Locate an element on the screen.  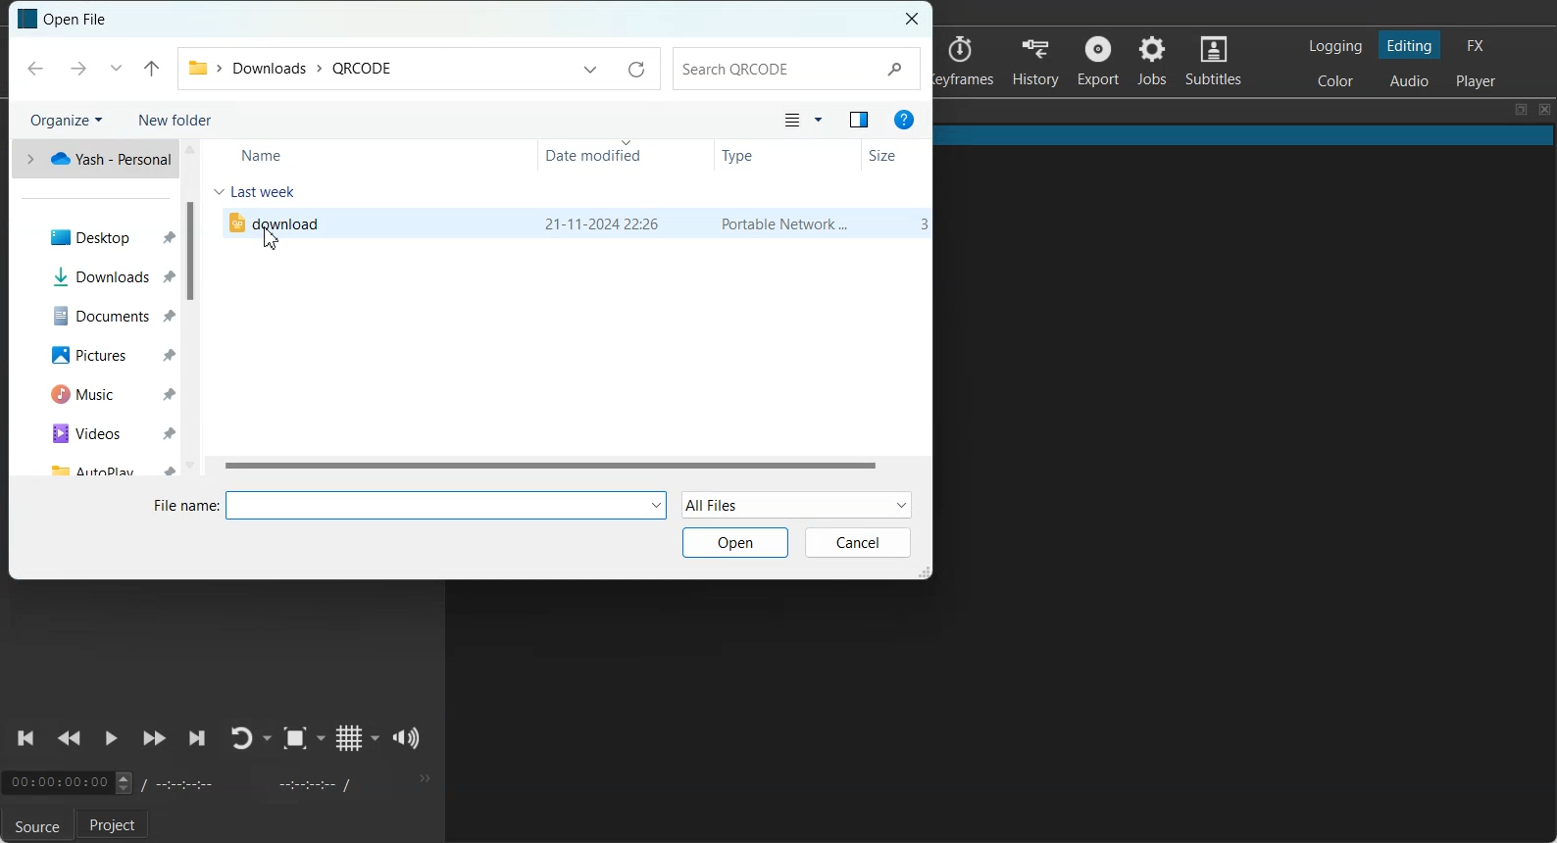
Drop down box is located at coordinates (376, 737).